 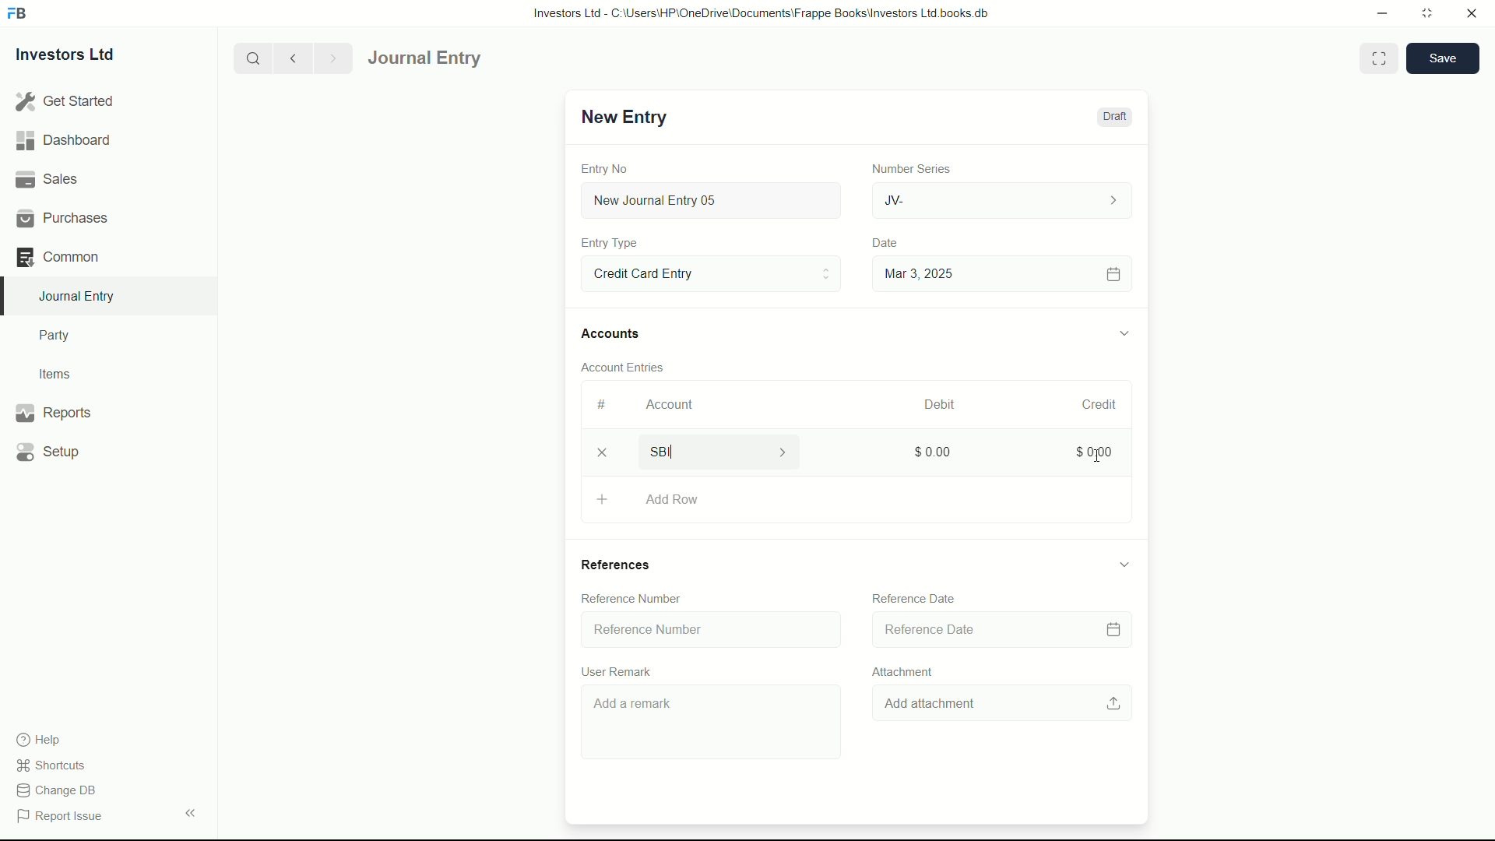 I want to click on Add attachment, so click(x=1006, y=702).